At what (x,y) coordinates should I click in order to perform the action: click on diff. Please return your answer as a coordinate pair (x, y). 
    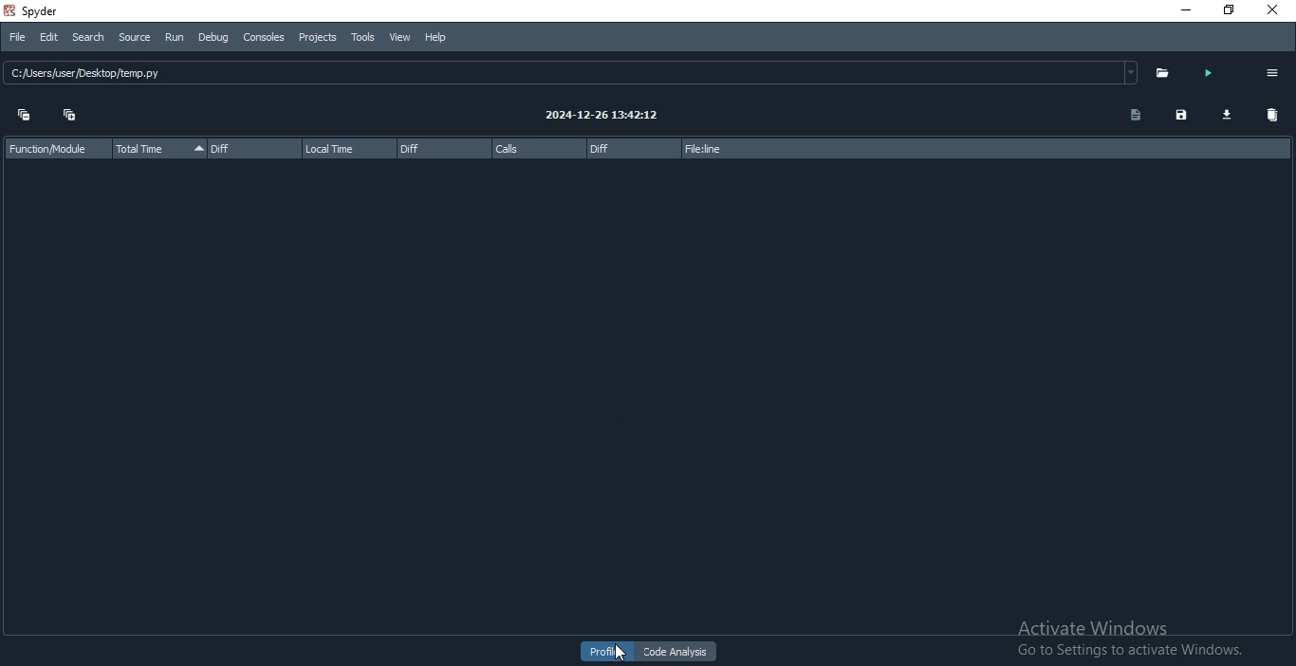
    Looking at the image, I should click on (442, 147).